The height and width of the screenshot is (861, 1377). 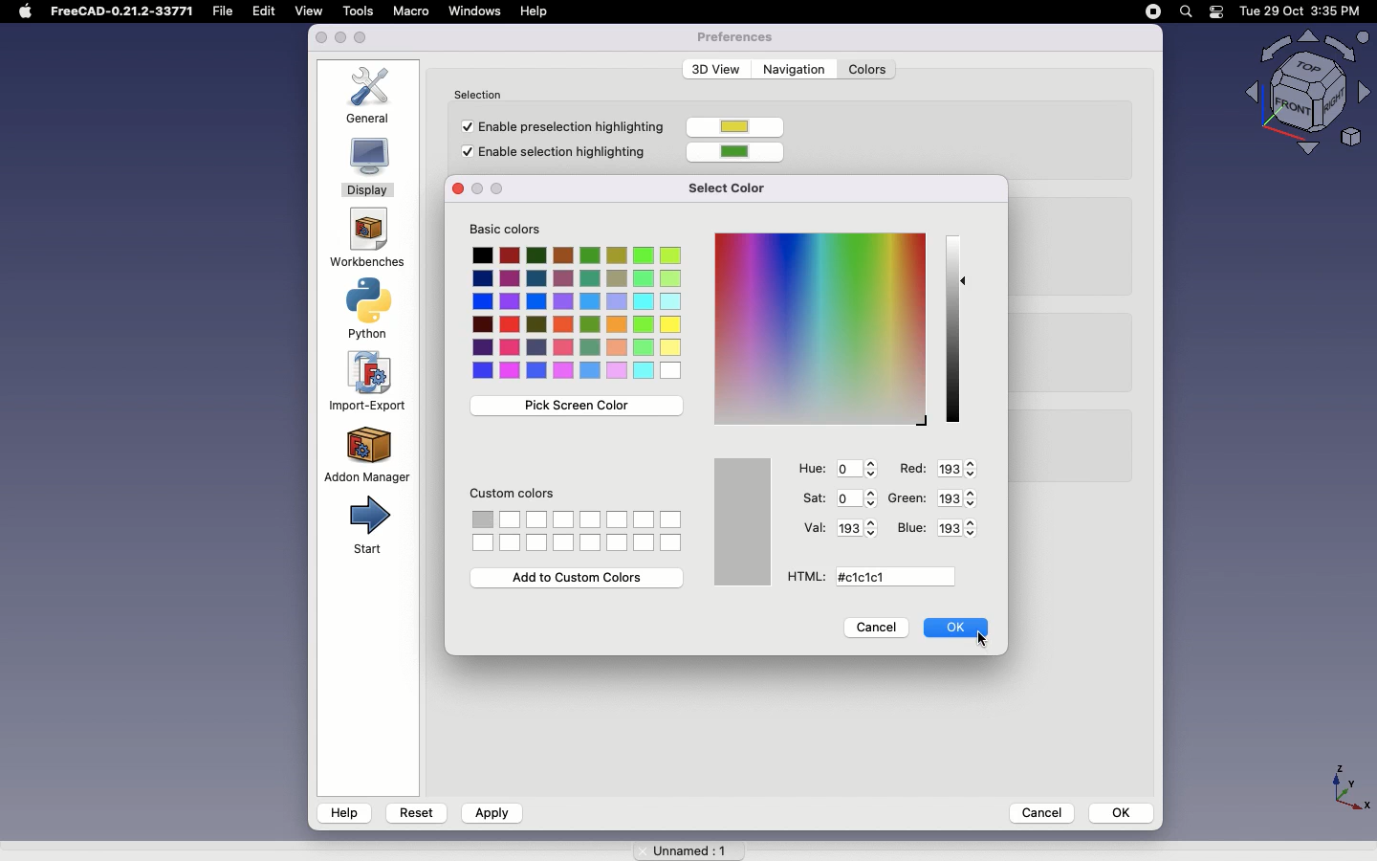 I want to click on Import-Export, so click(x=371, y=382).